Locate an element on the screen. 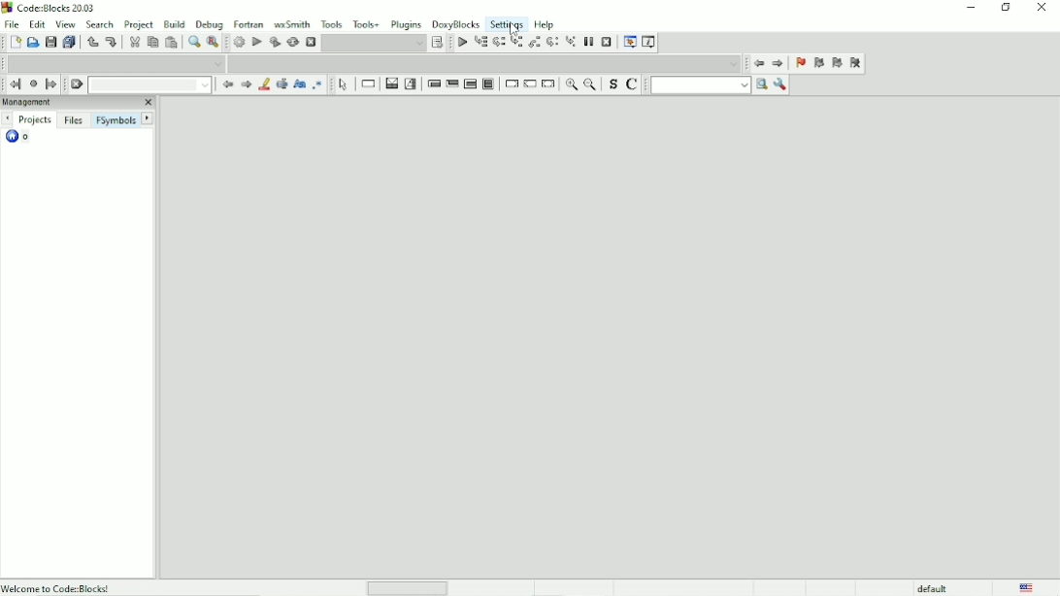 This screenshot has height=596, width=1060. Copy is located at coordinates (152, 43).